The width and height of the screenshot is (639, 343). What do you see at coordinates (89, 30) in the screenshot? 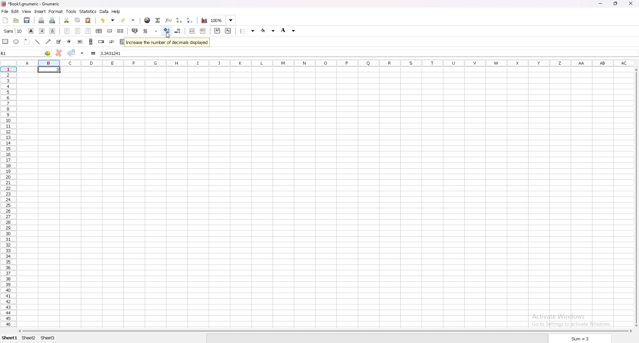
I see `right indent` at bounding box center [89, 30].